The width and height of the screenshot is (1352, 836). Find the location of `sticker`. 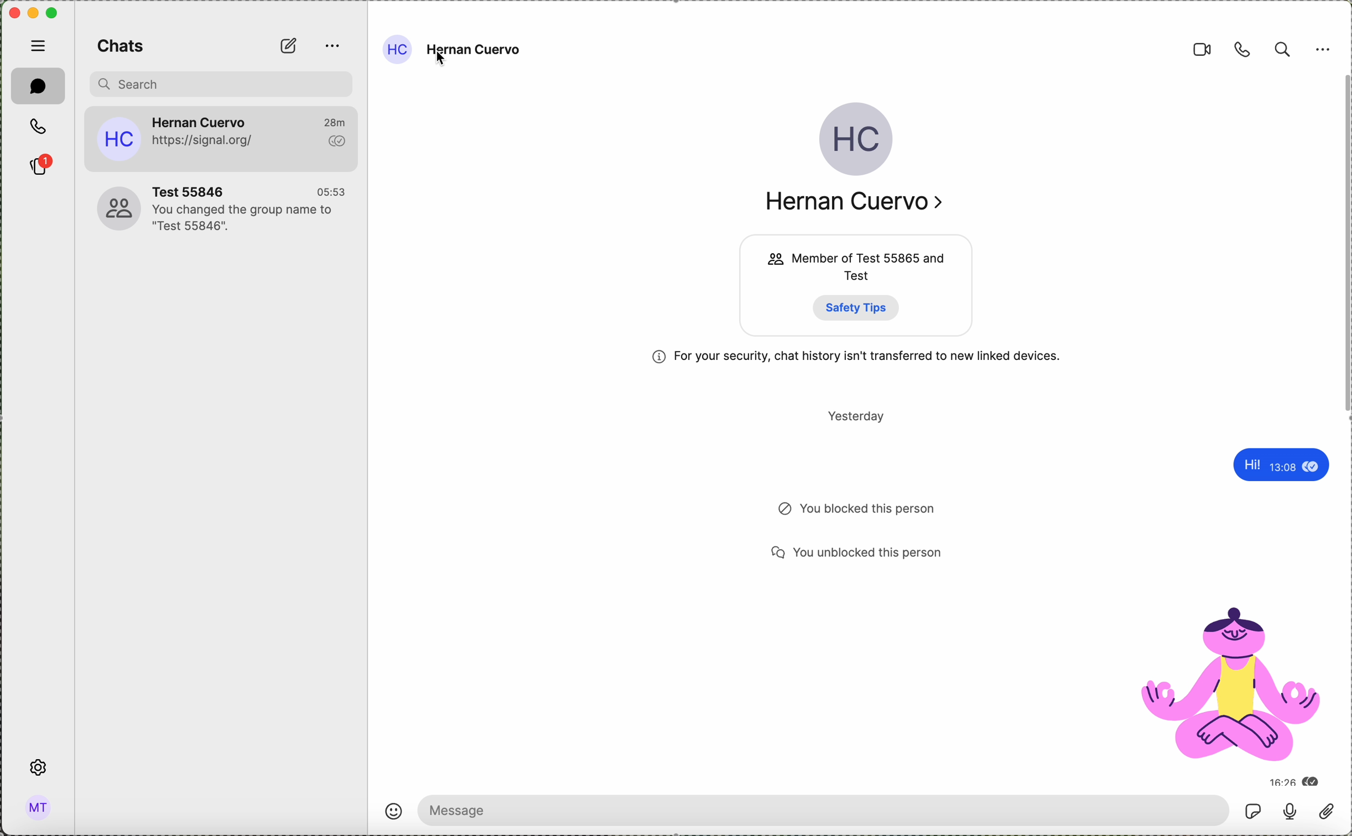

sticker is located at coordinates (1232, 682).